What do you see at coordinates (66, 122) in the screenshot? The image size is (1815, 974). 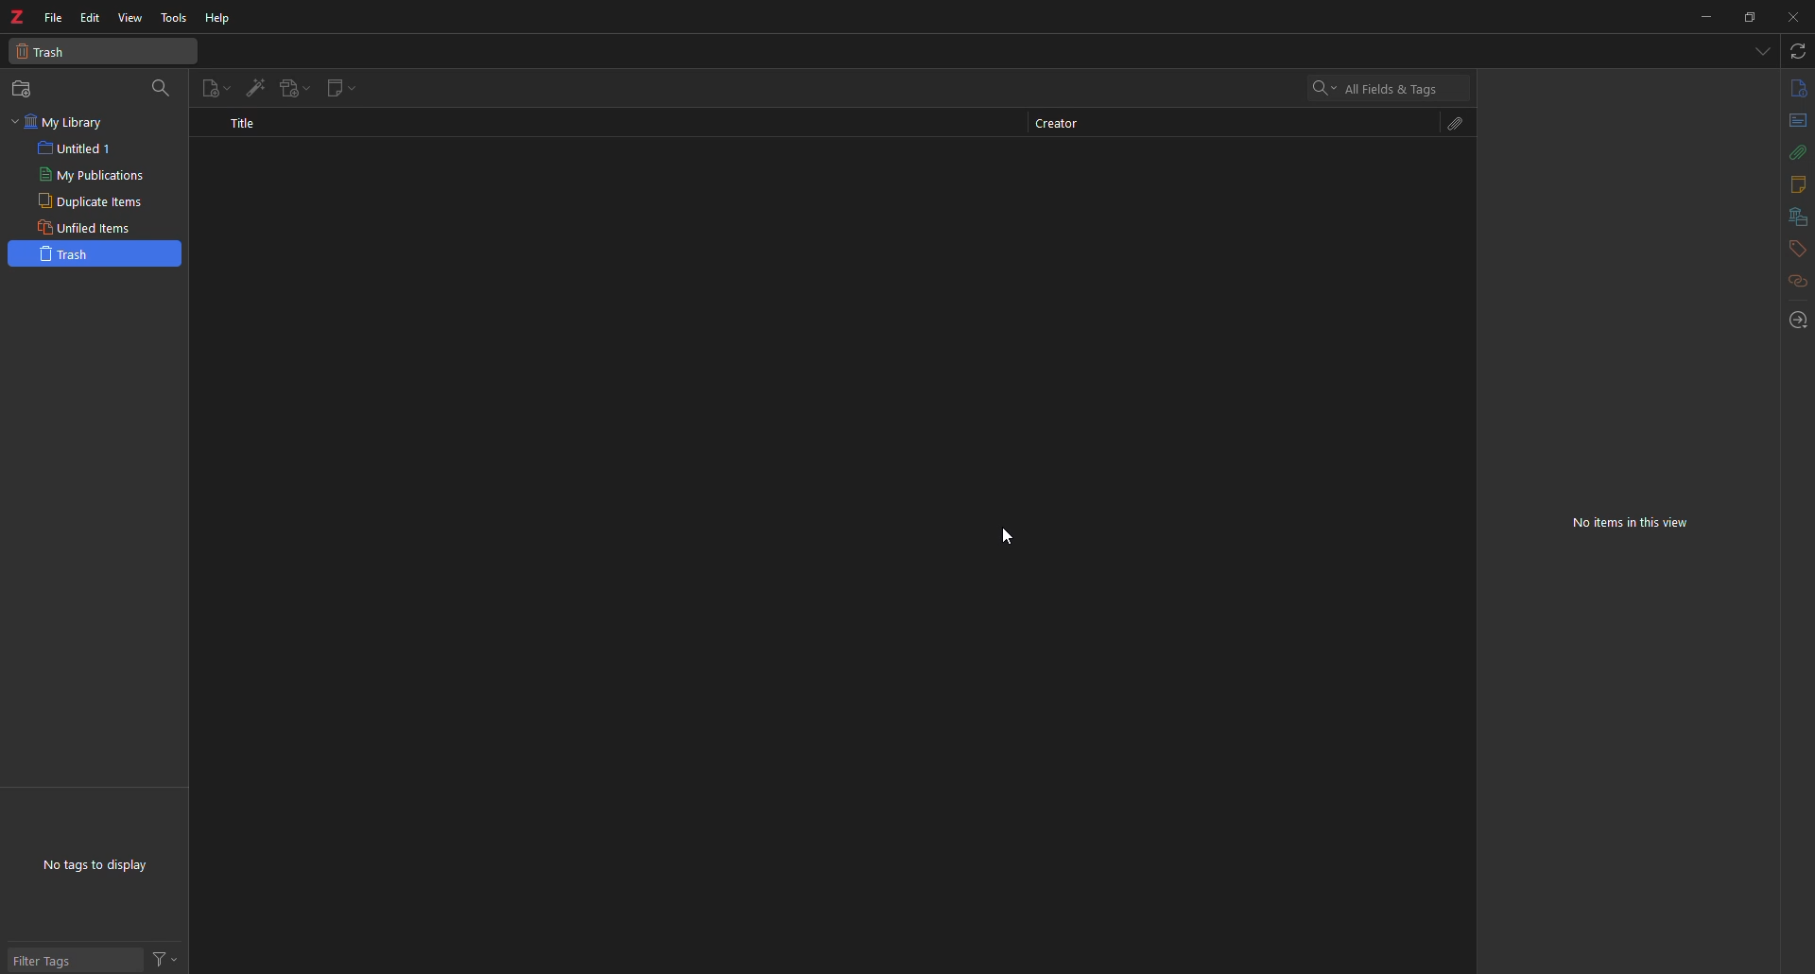 I see `my library` at bounding box center [66, 122].